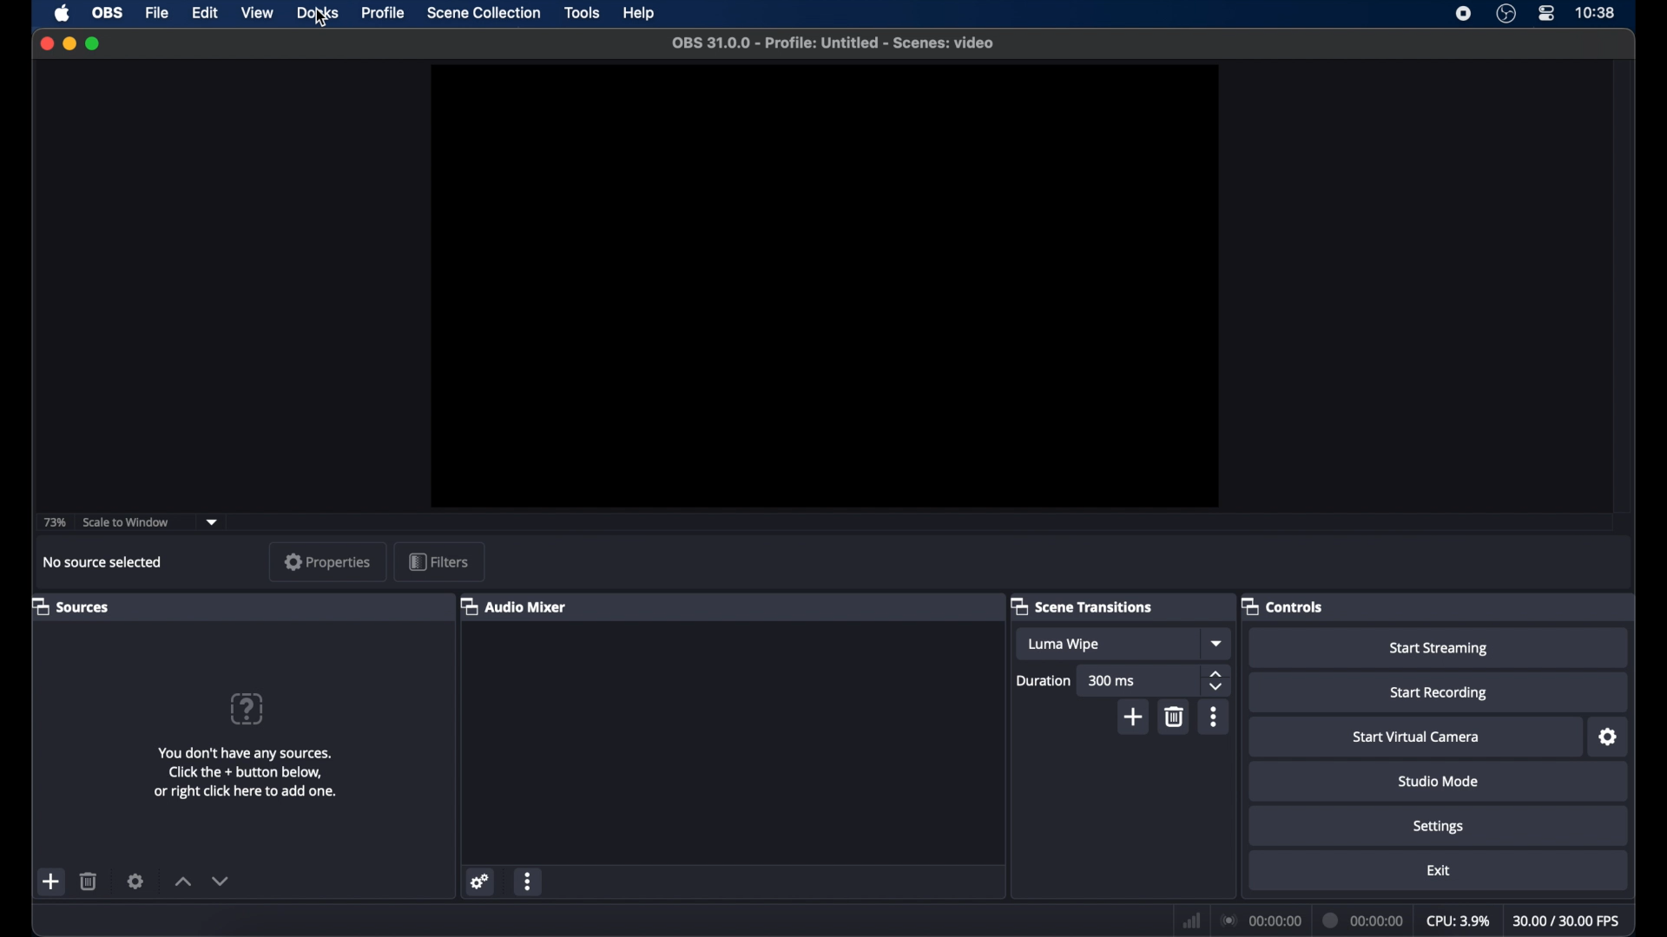 Image resolution: width=1667 pixels, height=937 pixels. What do you see at coordinates (1042, 680) in the screenshot?
I see `duration` at bounding box center [1042, 680].